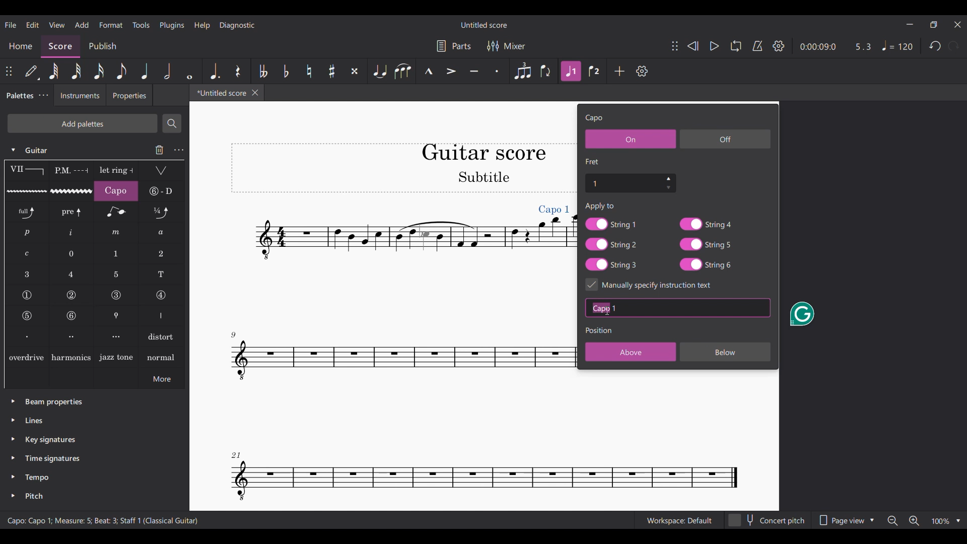 The width and height of the screenshot is (967, 544). What do you see at coordinates (27, 212) in the screenshot?
I see `Standard bend` at bounding box center [27, 212].